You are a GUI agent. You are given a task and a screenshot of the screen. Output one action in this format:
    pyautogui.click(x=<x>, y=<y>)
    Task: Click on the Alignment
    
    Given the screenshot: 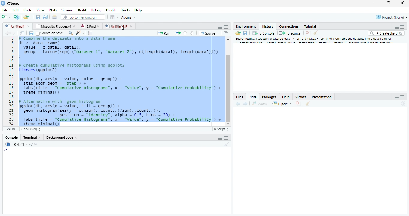 What is the action you would take?
    pyautogui.click(x=226, y=34)
    